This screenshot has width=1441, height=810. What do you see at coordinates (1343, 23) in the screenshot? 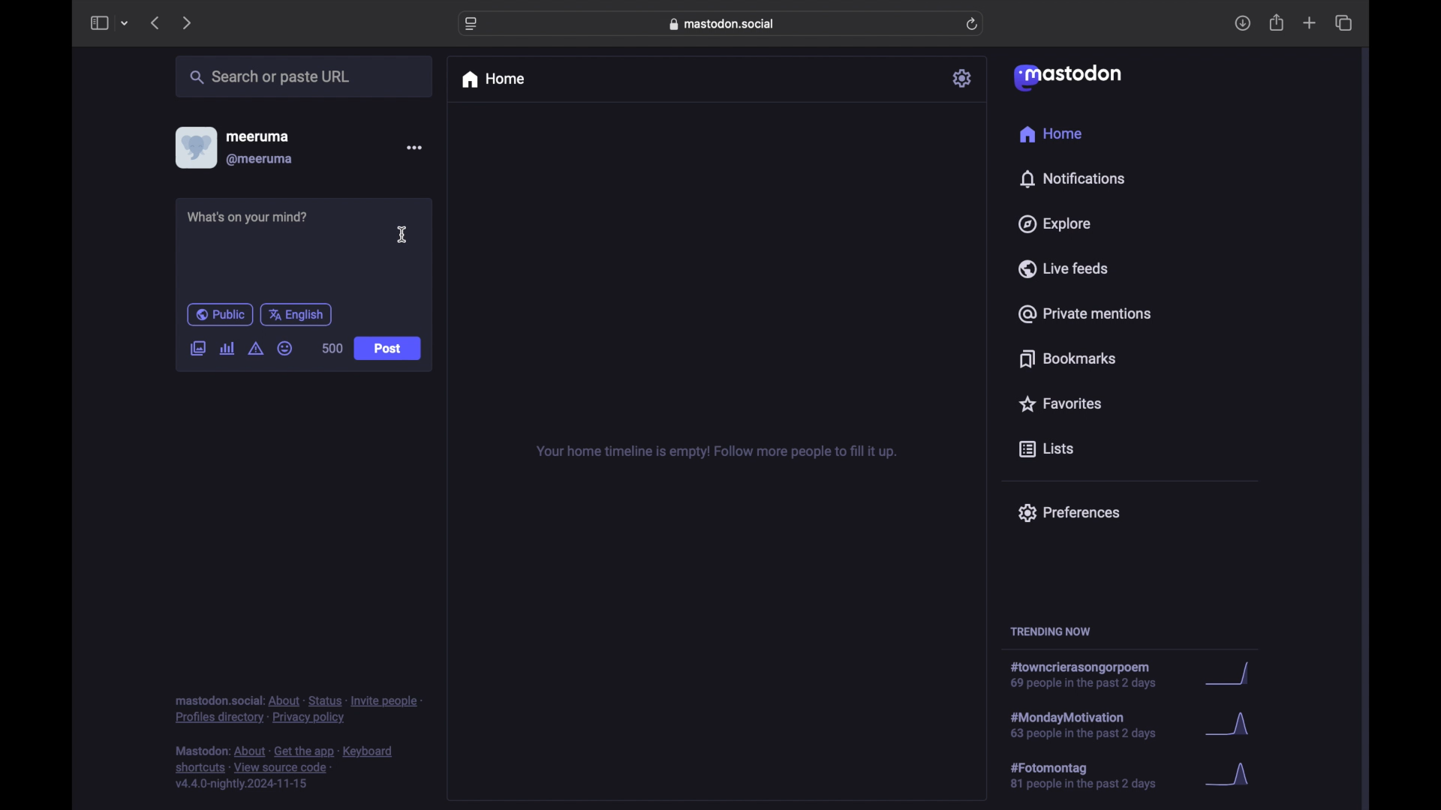
I see `show tab overview` at bounding box center [1343, 23].